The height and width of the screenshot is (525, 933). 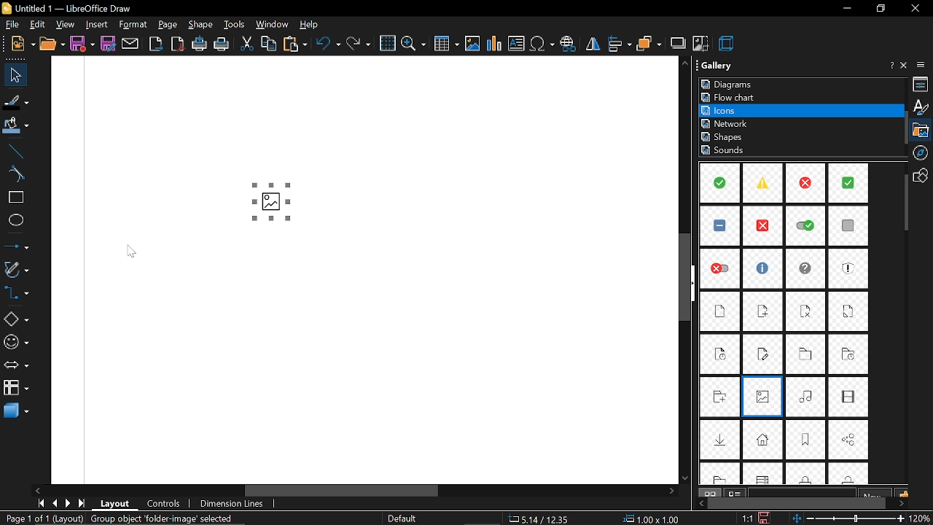 What do you see at coordinates (68, 504) in the screenshot?
I see `next page` at bounding box center [68, 504].